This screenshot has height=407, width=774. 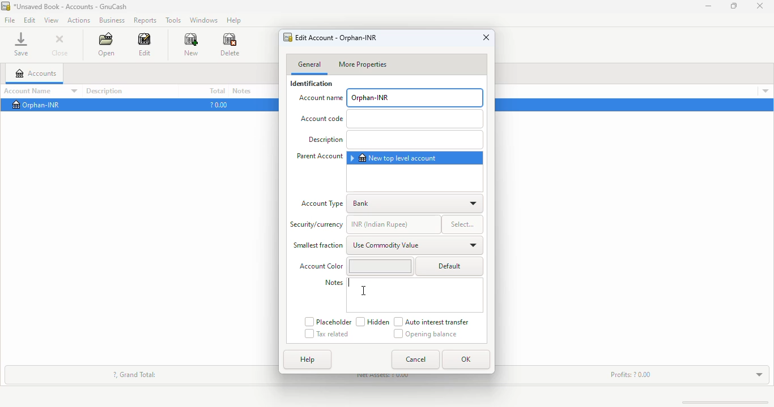 I want to click on hidden, so click(x=372, y=322).